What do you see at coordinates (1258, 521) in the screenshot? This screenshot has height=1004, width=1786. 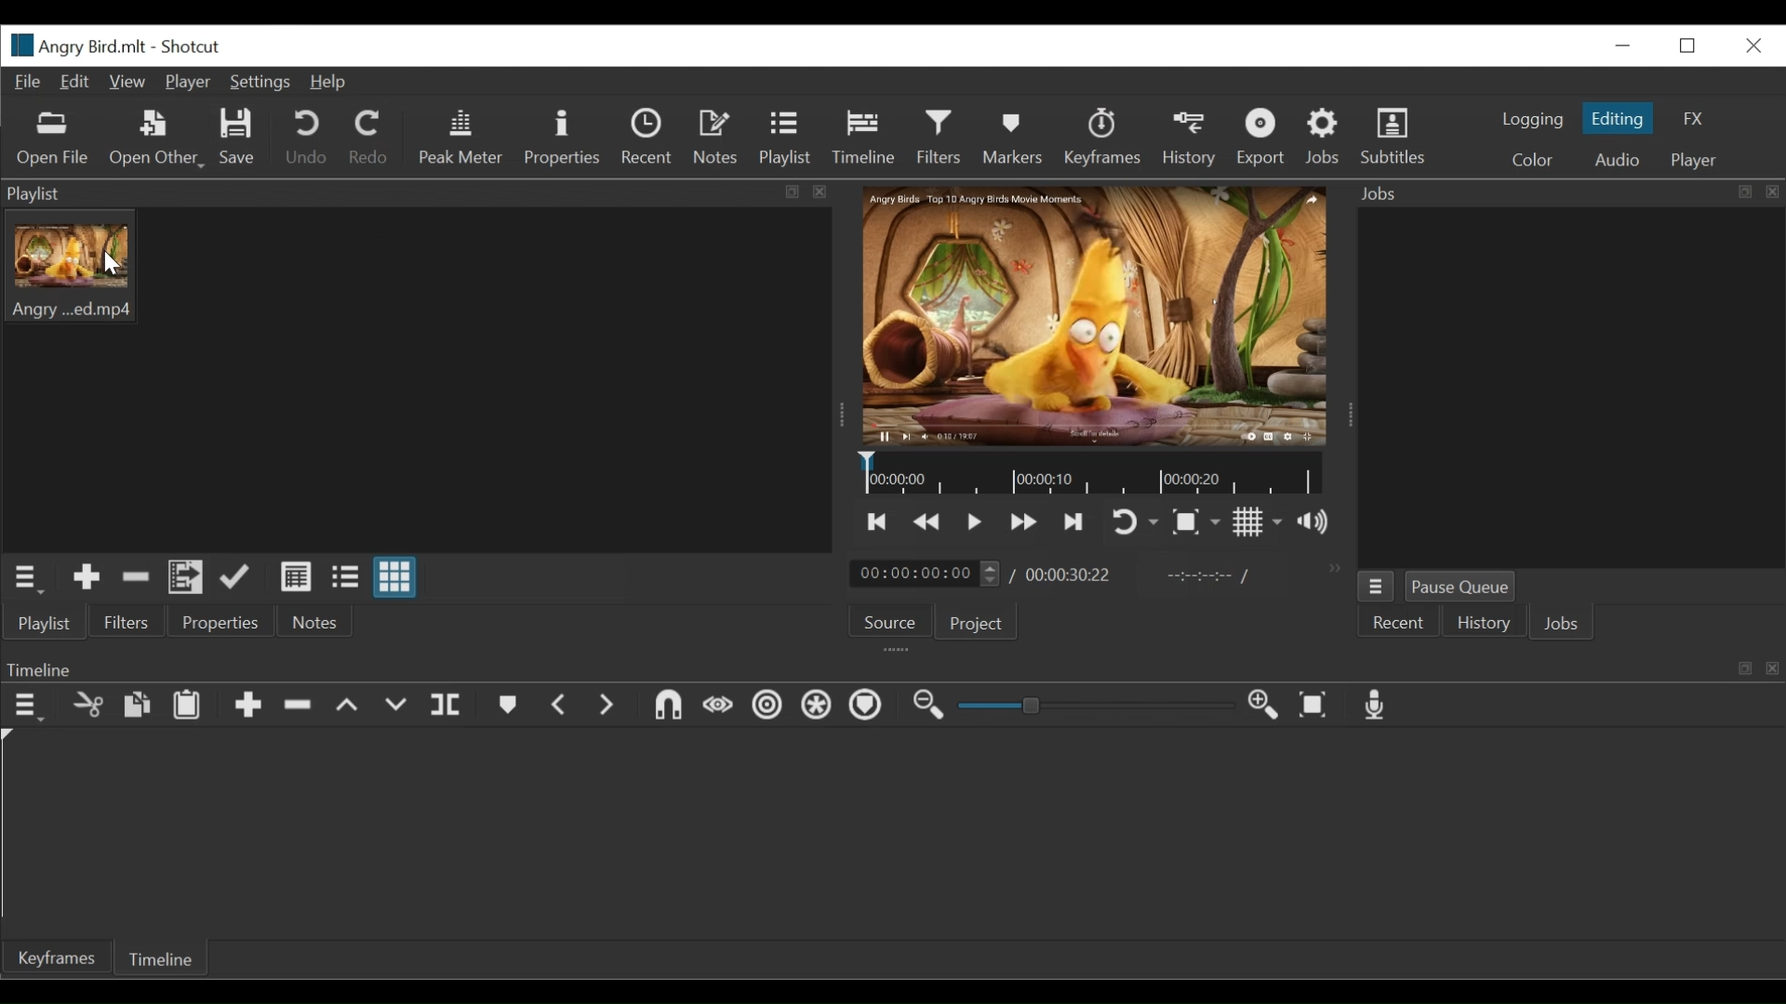 I see `Toggle display grid on the player` at bounding box center [1258, 521].